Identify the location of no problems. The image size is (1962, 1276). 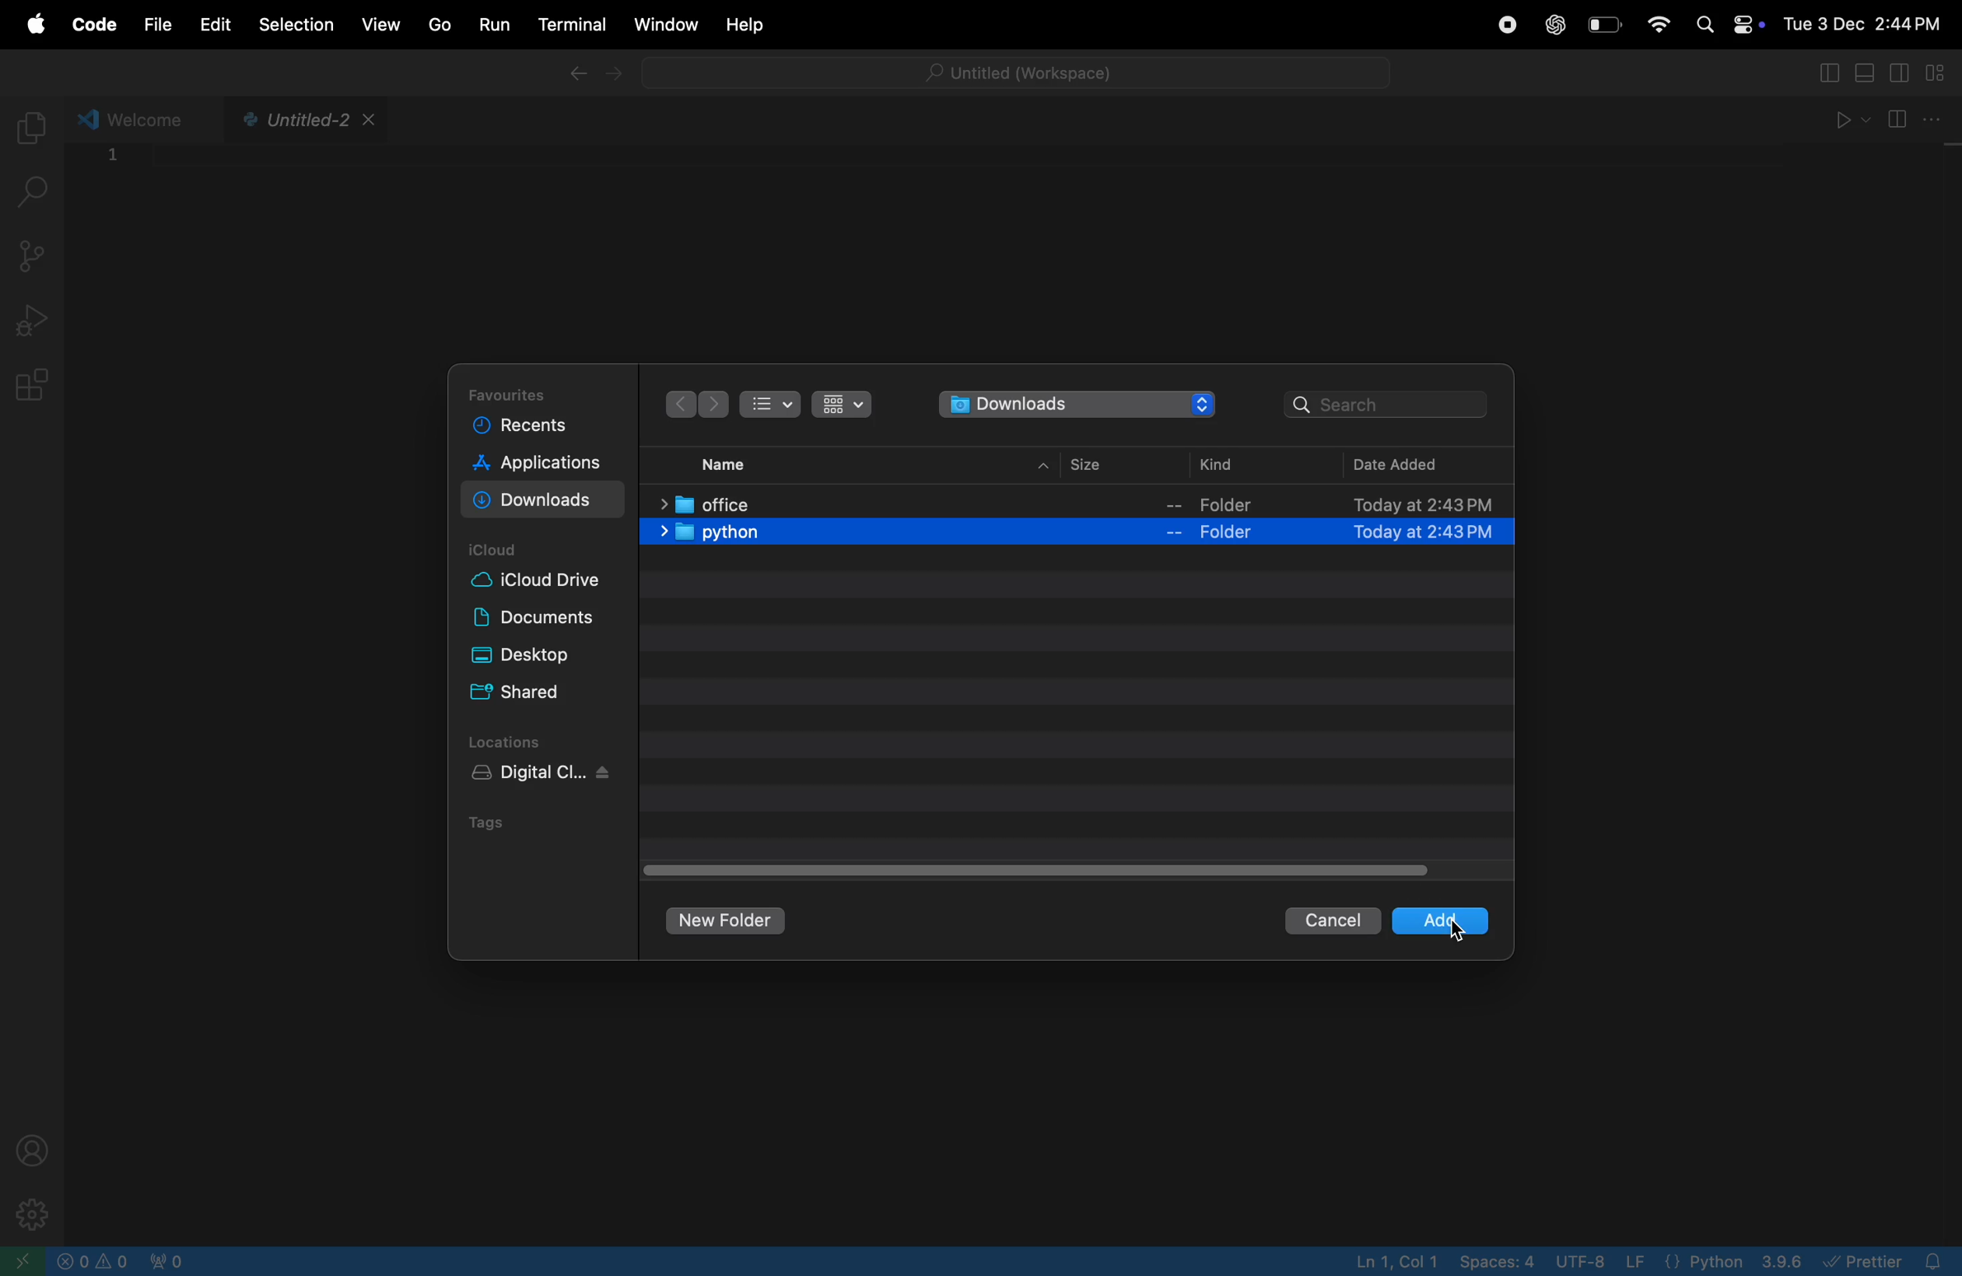
(94, 1260).